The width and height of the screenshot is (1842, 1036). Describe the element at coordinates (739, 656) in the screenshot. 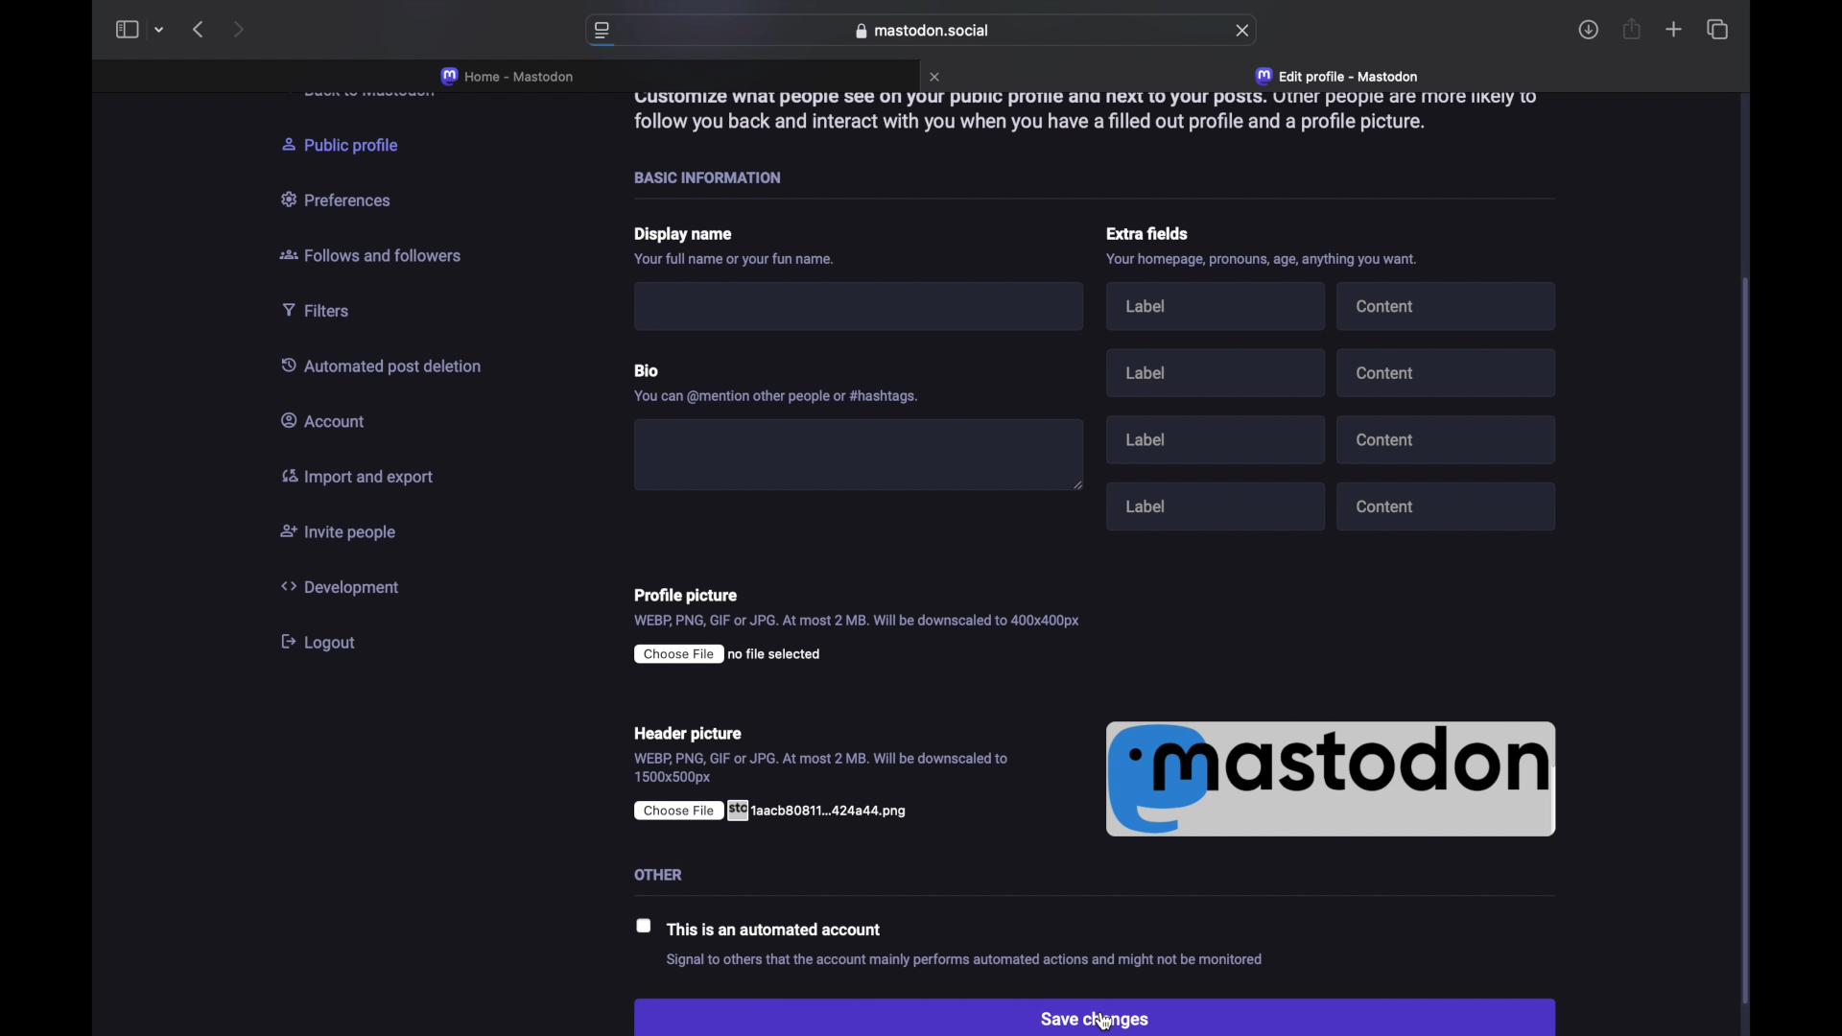

I see `choose fileno file selected` at that location.